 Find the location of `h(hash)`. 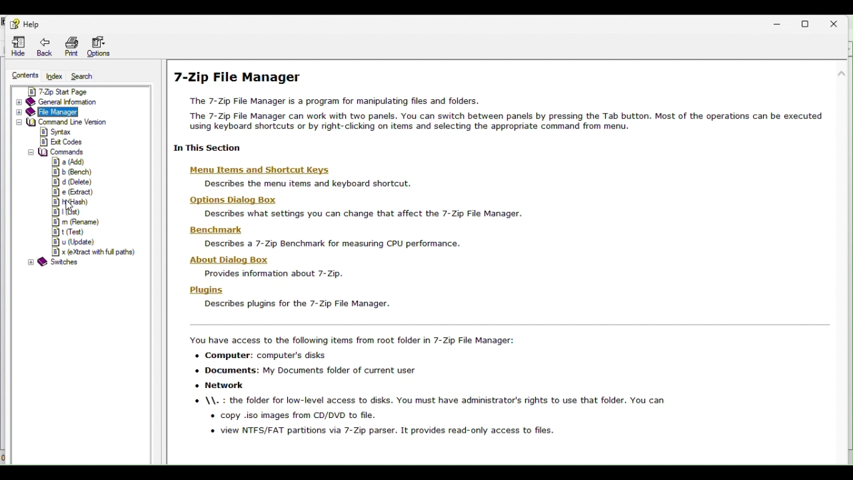

h(hash) is located at coordinates (72, 202).